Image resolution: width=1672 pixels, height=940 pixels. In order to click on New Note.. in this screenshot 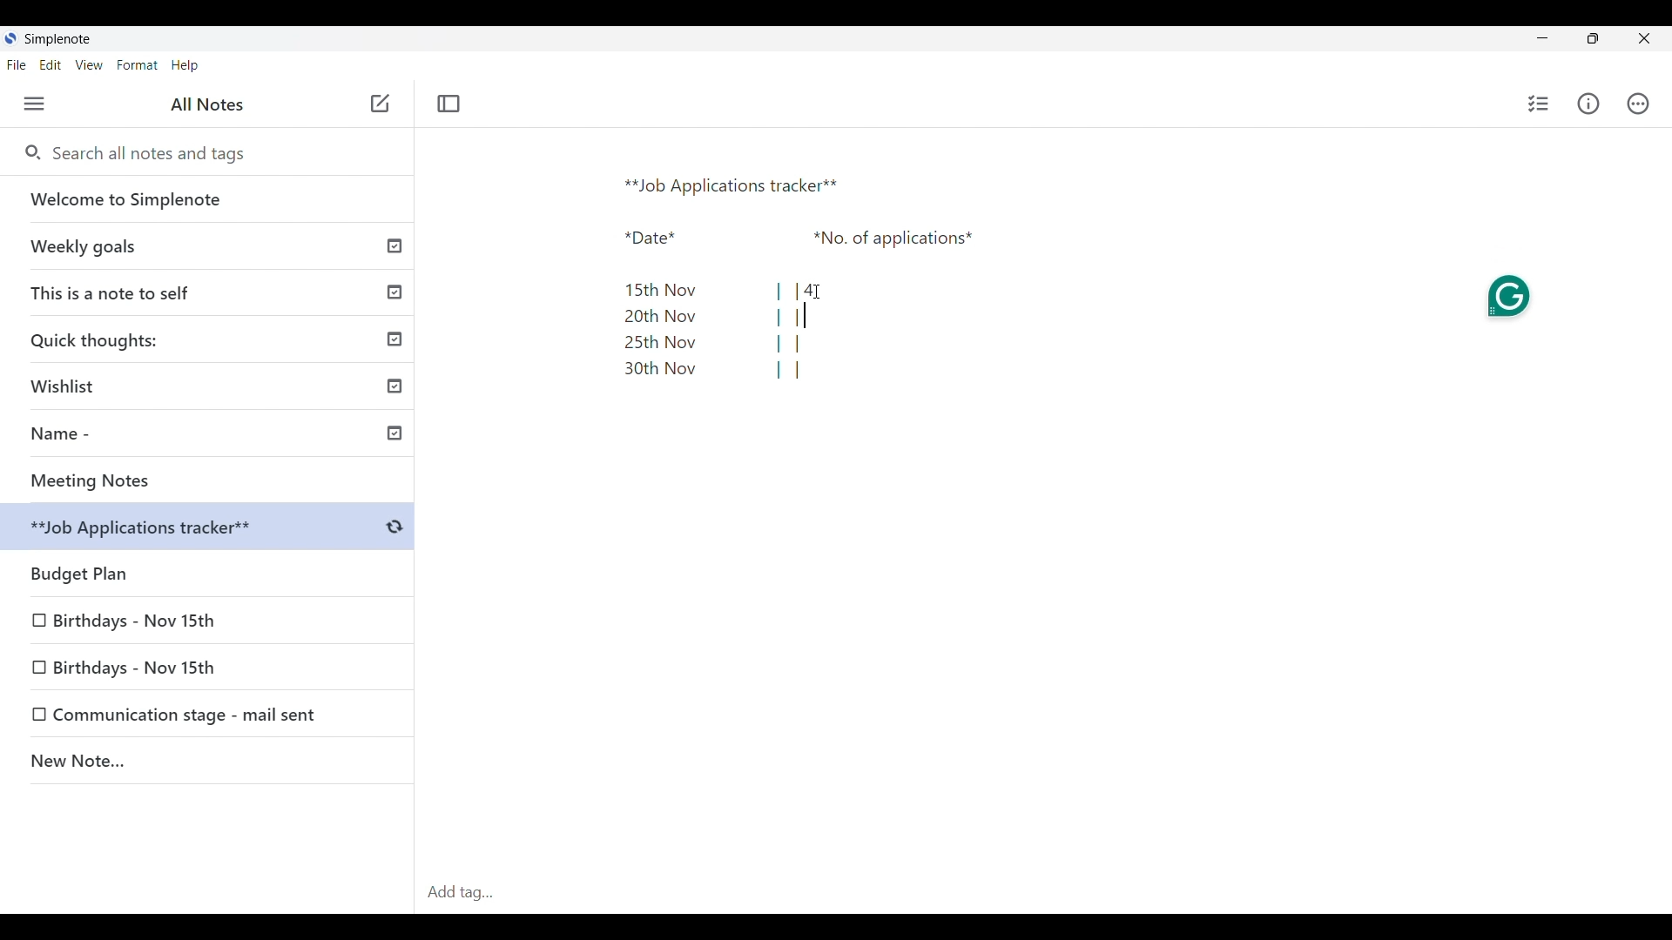, I will do `click(208, 763)`.